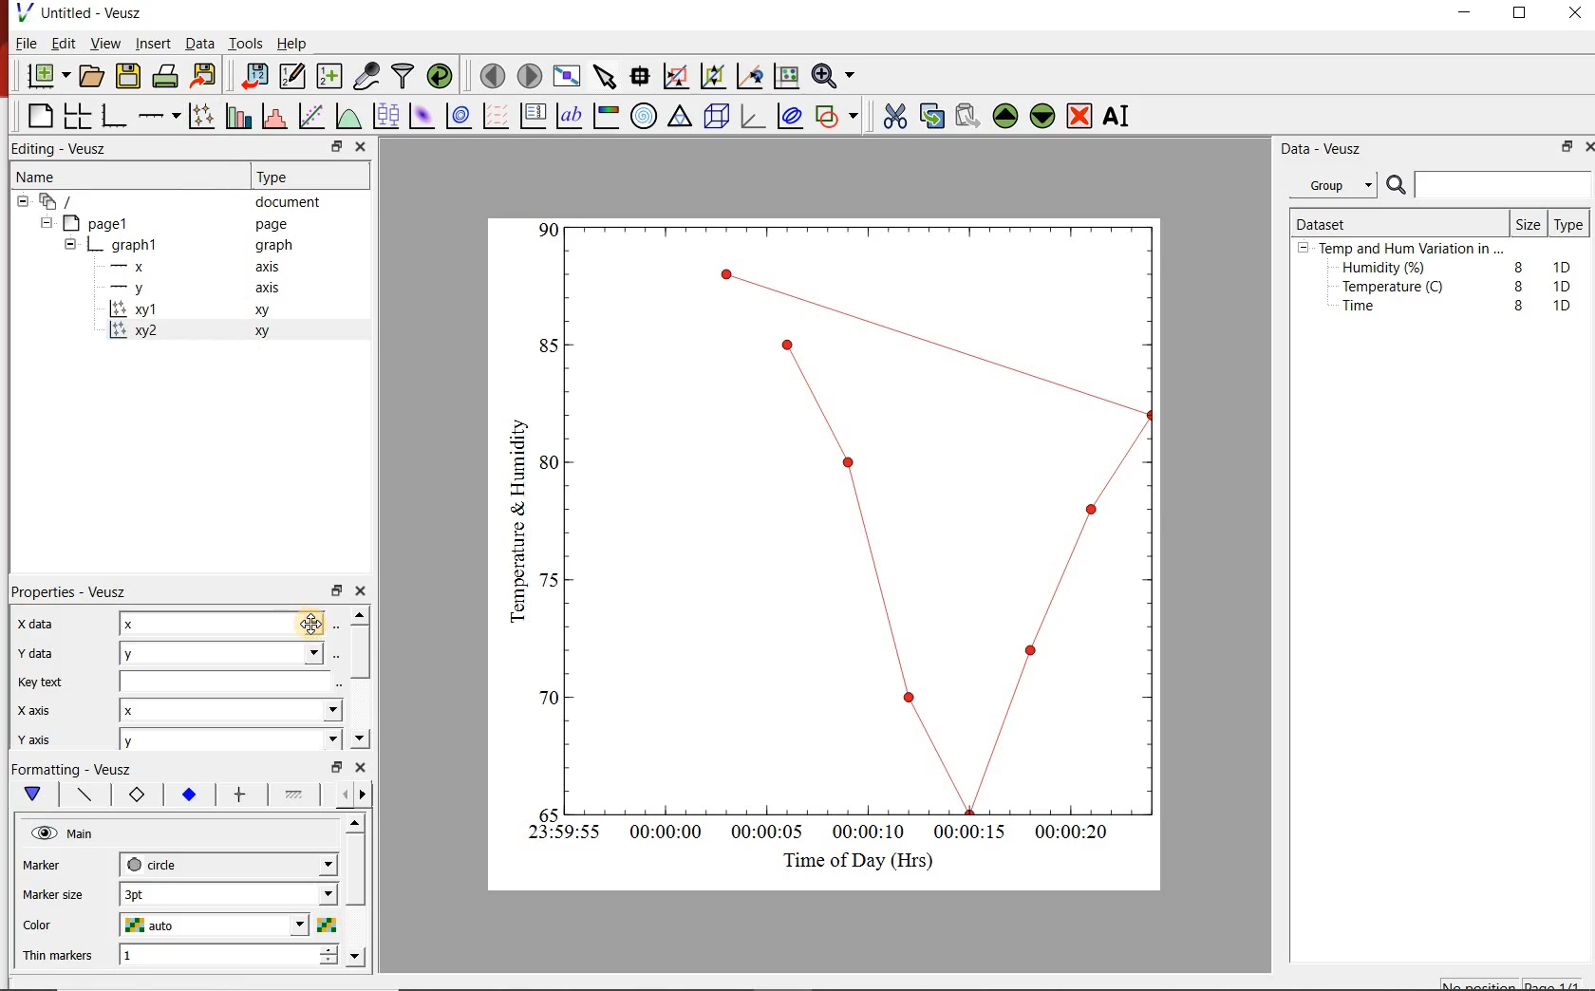 The width and height of the screenshot is (1595, 991). I want to click on Properties - Veusz, so click(79, 589).